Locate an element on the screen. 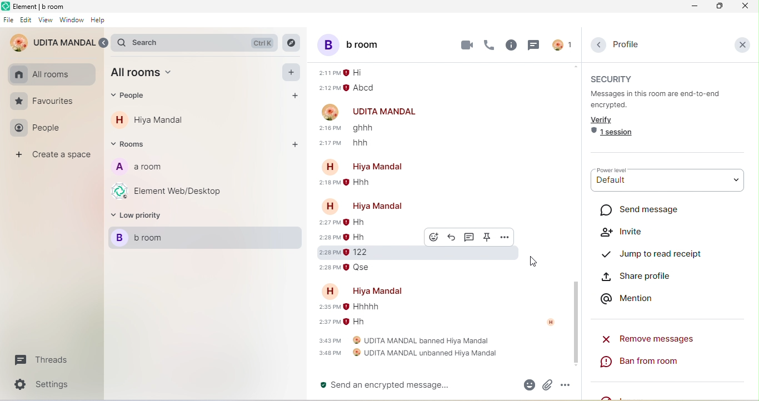 Image resolution: width=759 pixels, height=401 pixels. udita mandal is located at coordinates (383, 112).